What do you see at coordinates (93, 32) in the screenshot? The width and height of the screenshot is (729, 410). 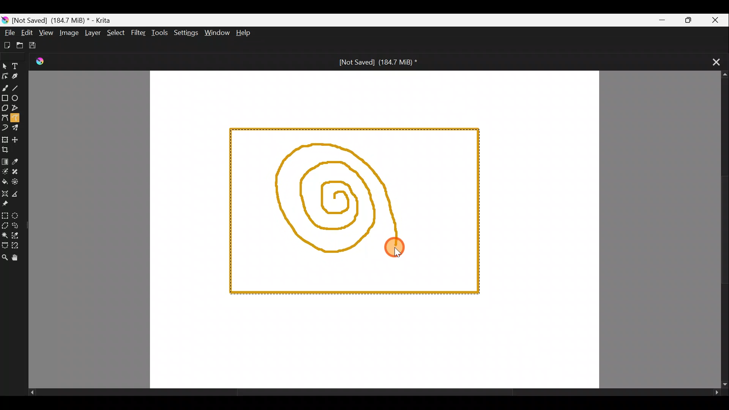 I see `Layer` at bounding box center [93, 32].